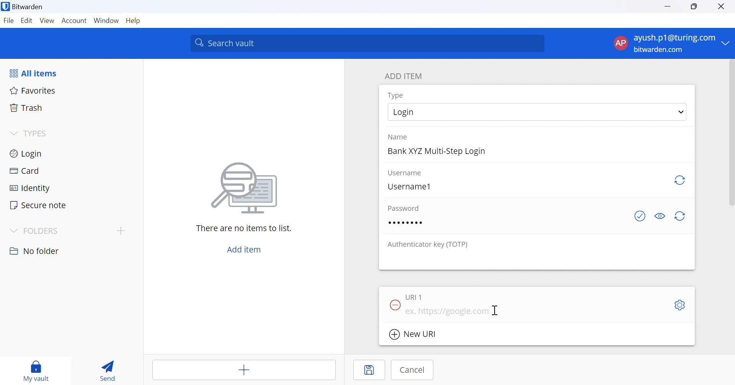  I want to click on Settings, so click(681, 305).